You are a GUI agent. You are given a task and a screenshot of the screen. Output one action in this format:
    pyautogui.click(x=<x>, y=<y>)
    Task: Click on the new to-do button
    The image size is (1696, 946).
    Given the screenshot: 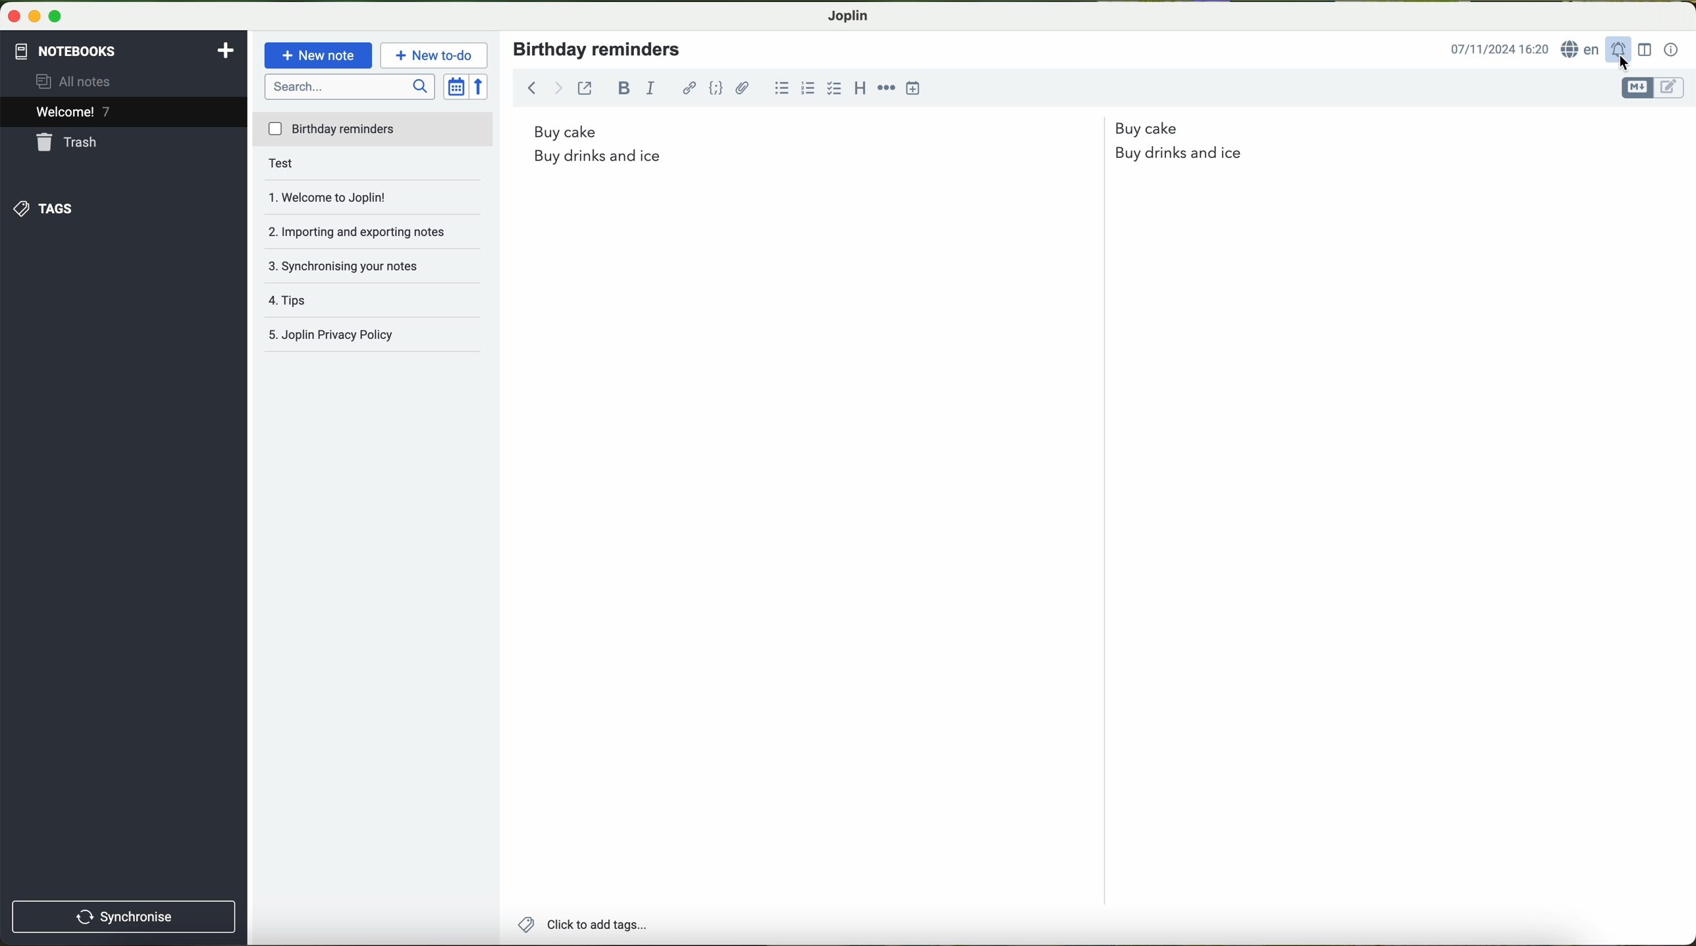 What is the action you would take?
    pyautogui.click(x=435, y=57)
    